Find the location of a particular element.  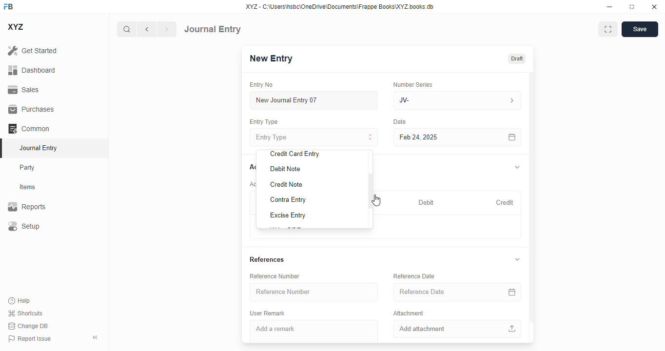

entry type is located at coordinates (264, 122).